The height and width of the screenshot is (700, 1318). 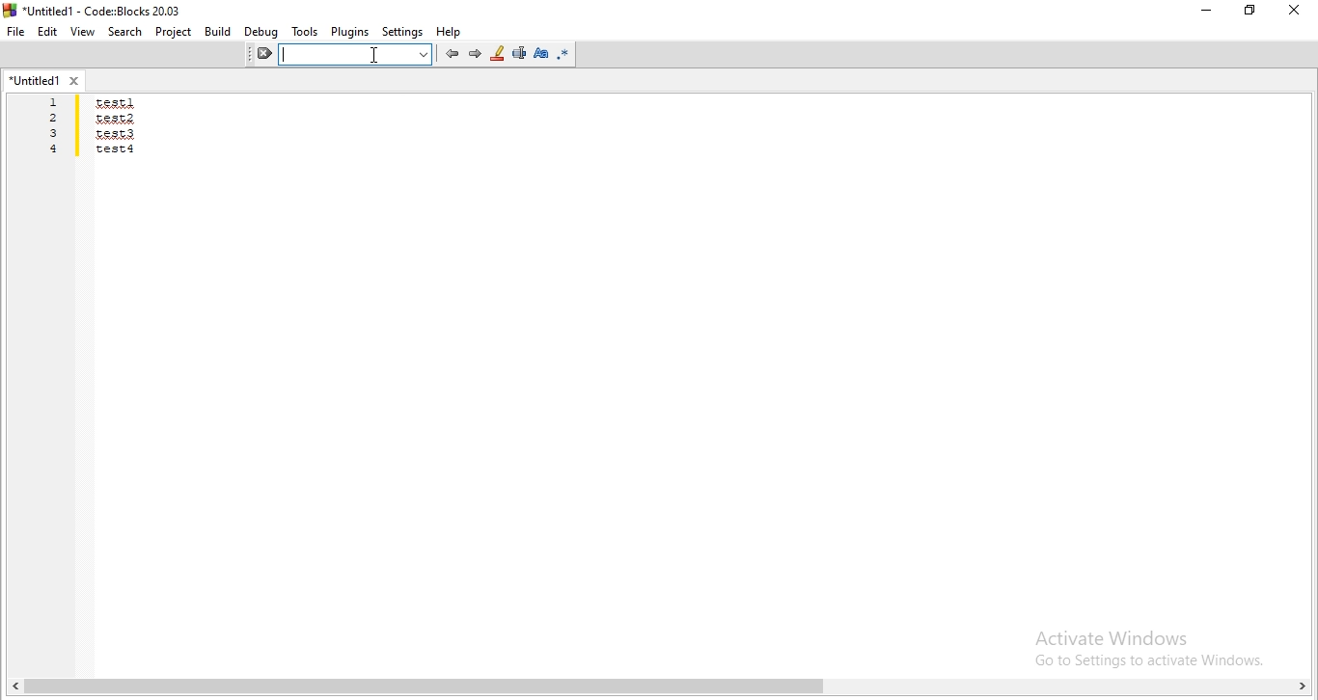 I want to click on previous, so click(x=450, y=54).